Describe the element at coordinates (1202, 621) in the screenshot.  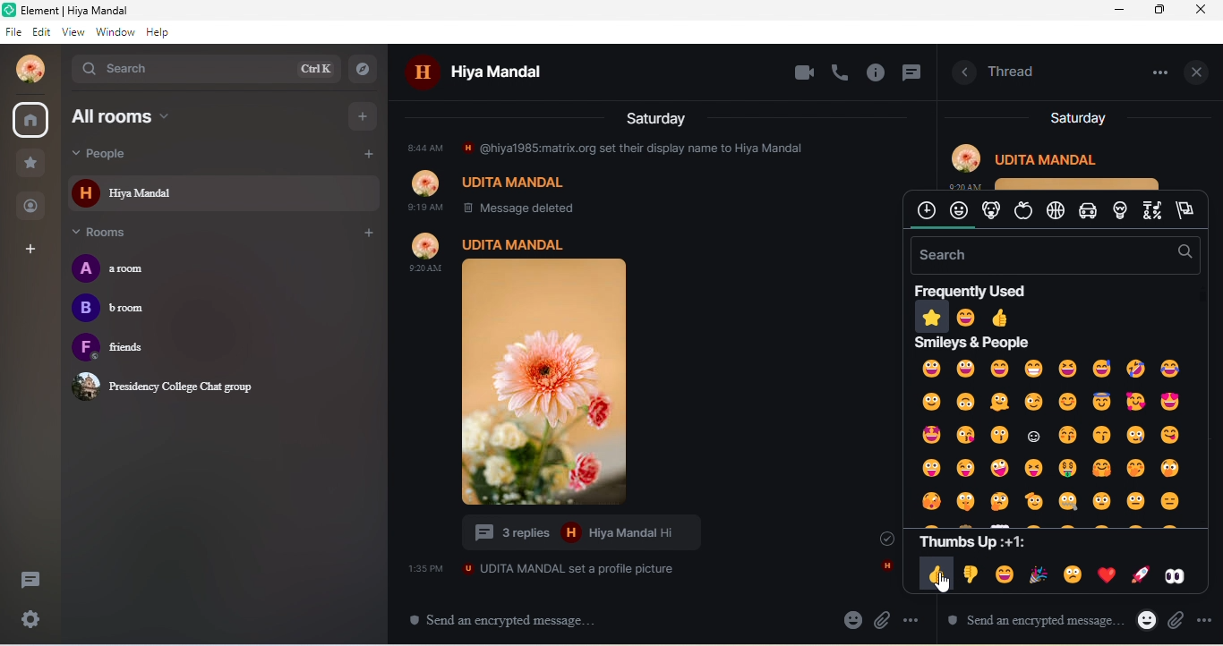
I see `send button` at that location.